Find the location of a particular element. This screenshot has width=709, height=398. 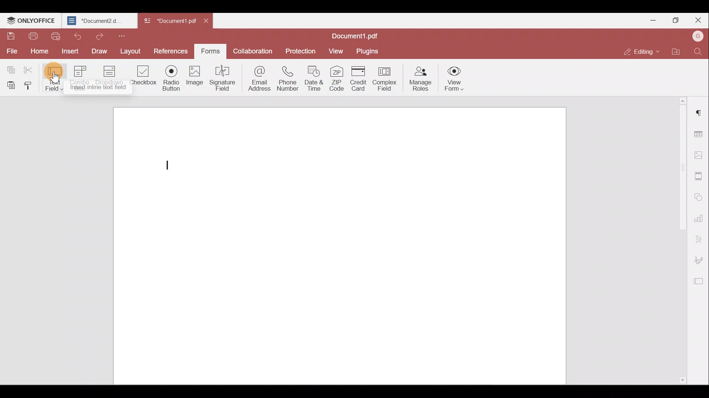

Phone number is located at coordinates (288, 79).